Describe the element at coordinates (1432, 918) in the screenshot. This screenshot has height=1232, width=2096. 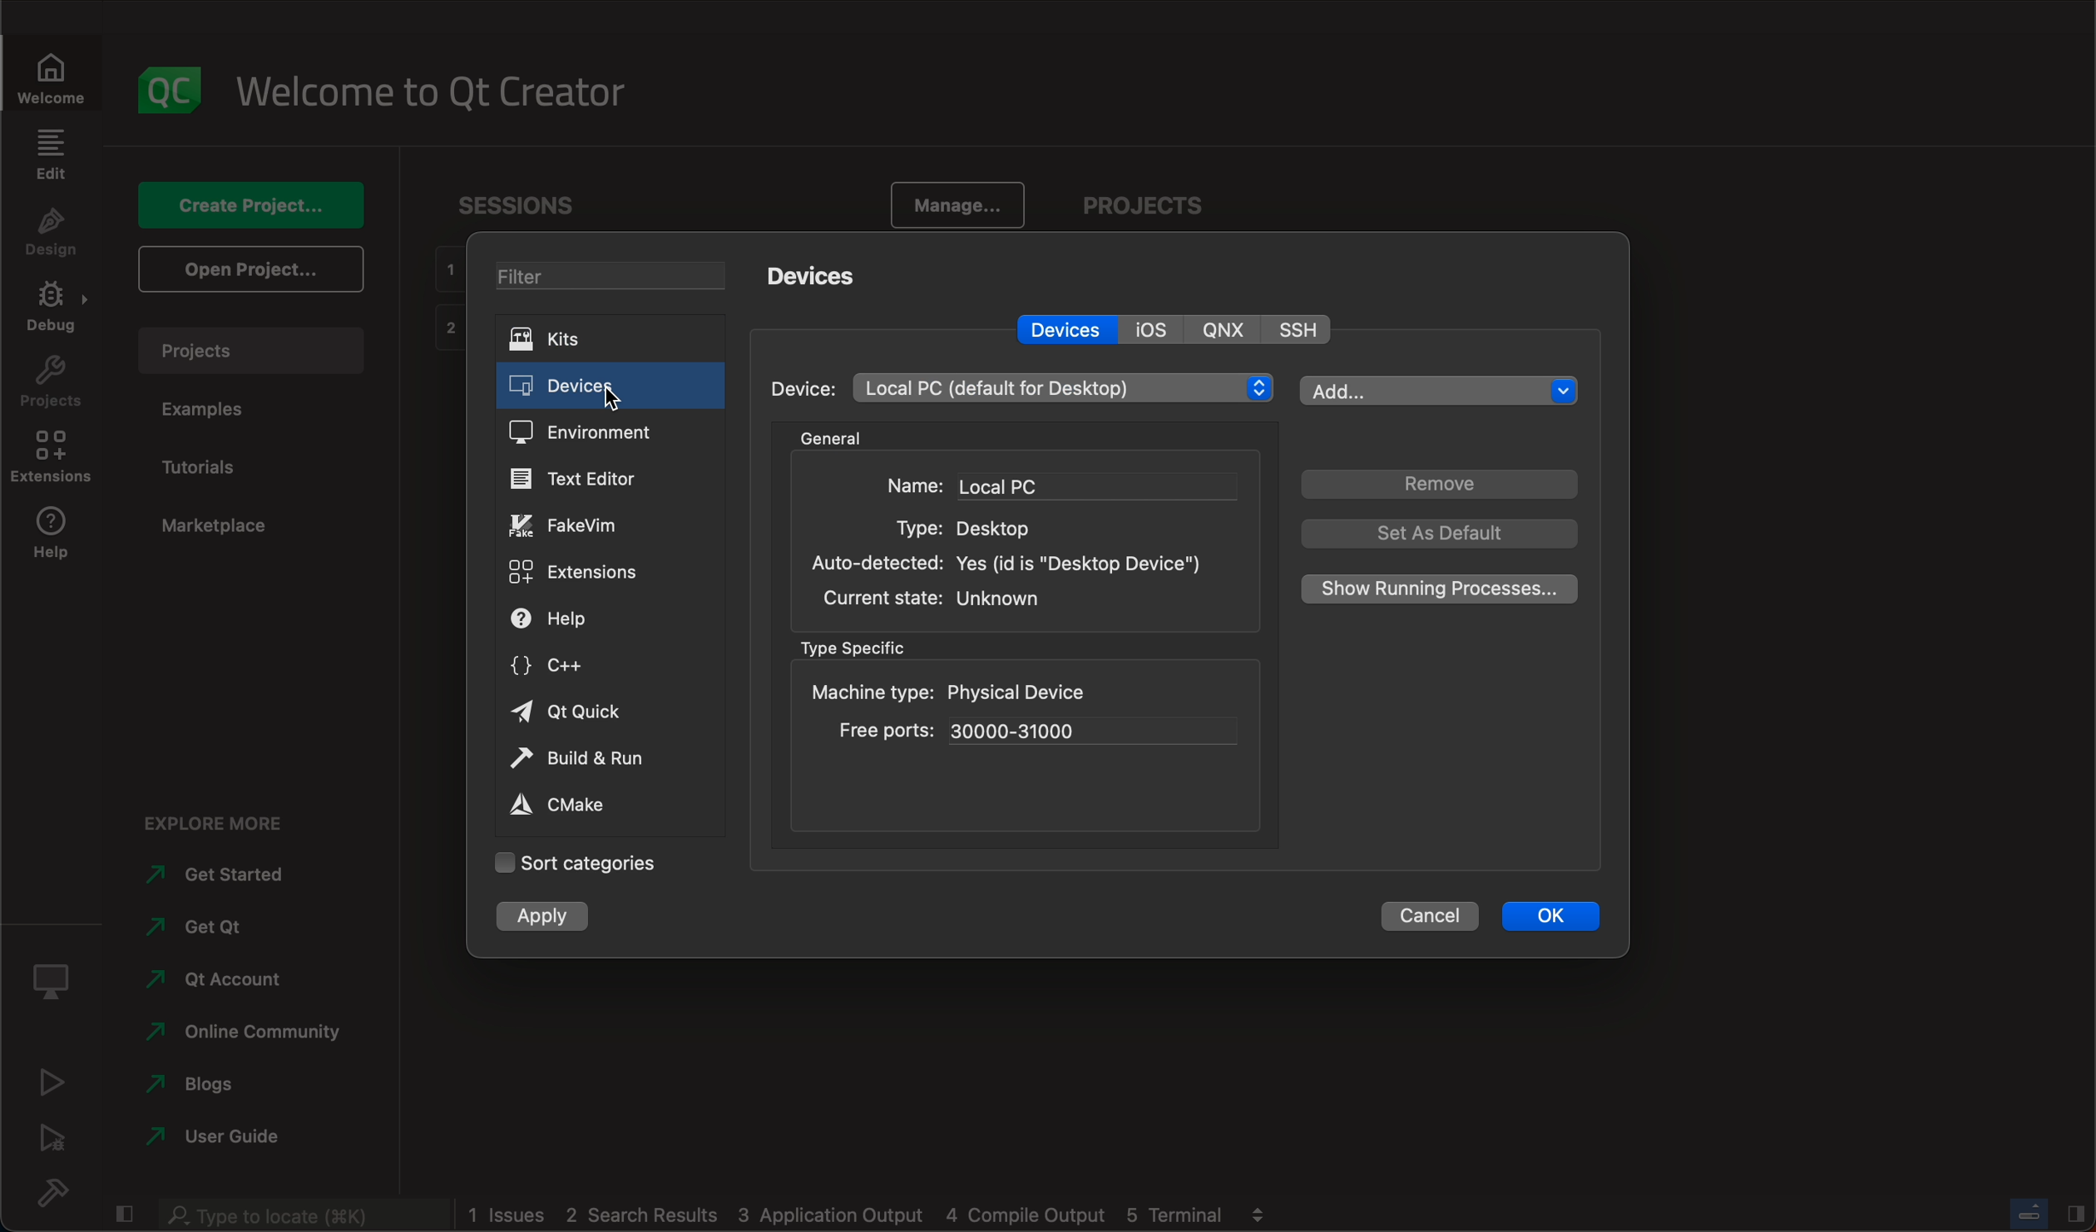
I see `cancel` at that location.